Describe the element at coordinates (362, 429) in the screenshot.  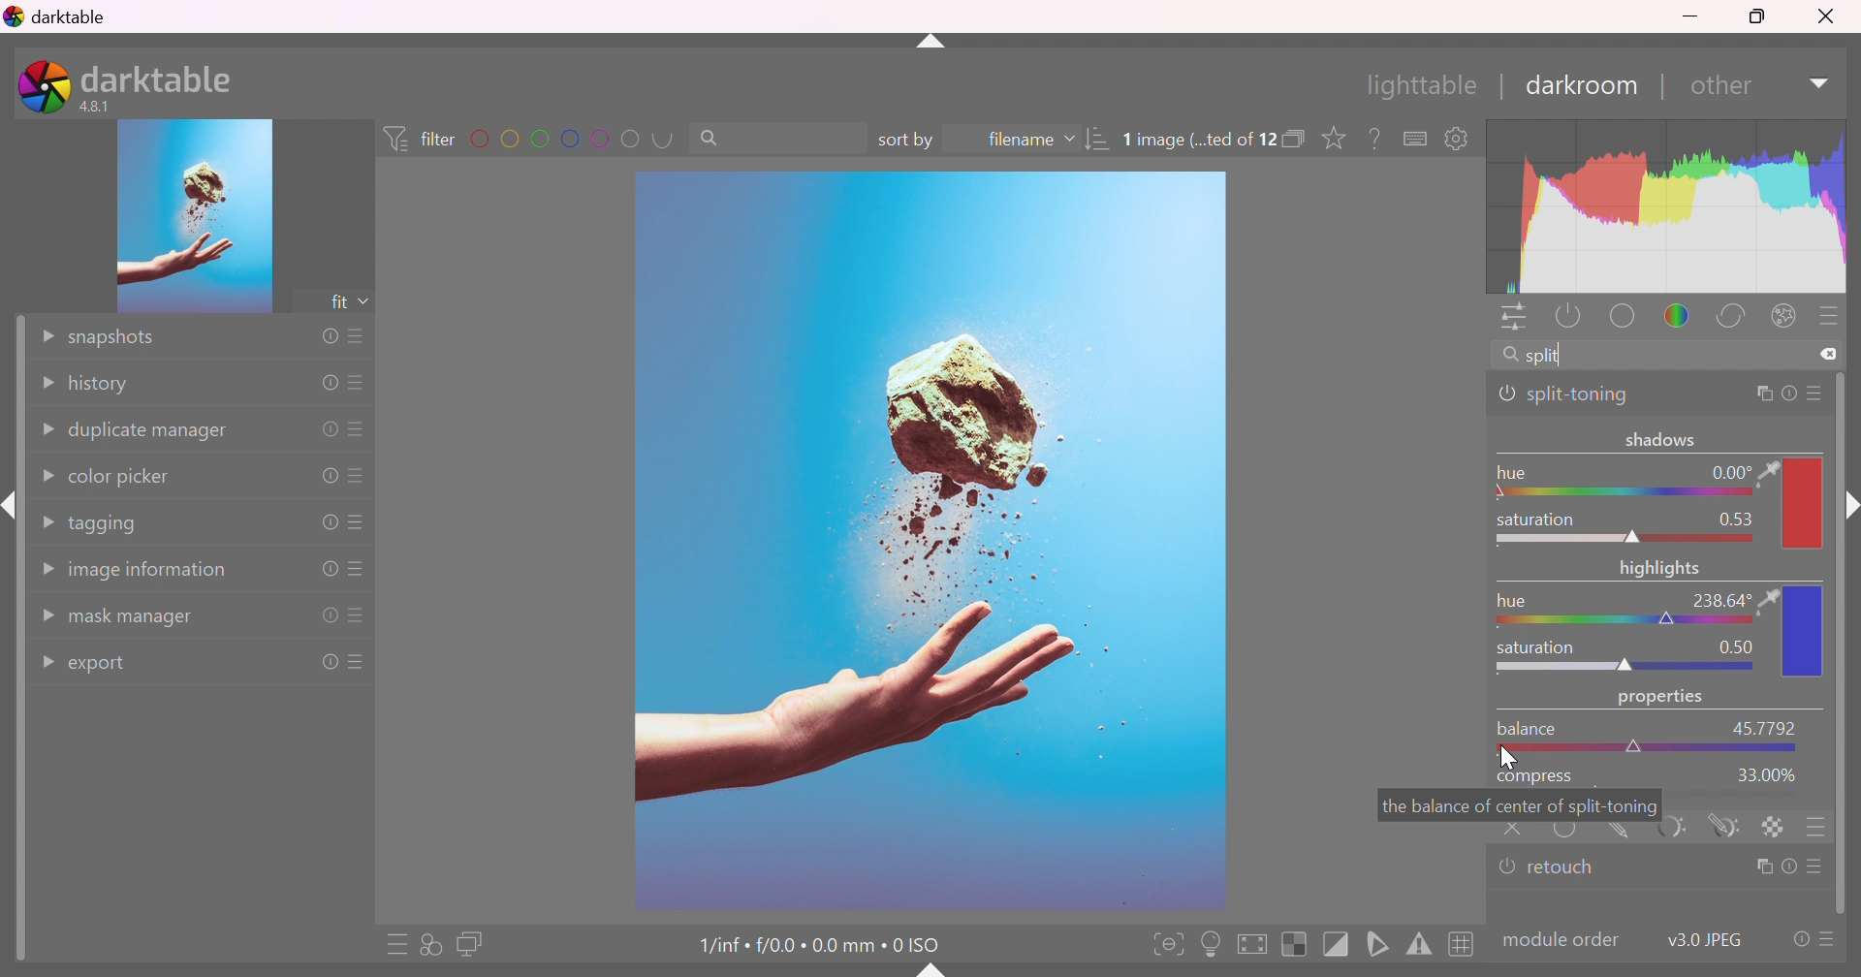
I see `presets` at that location.